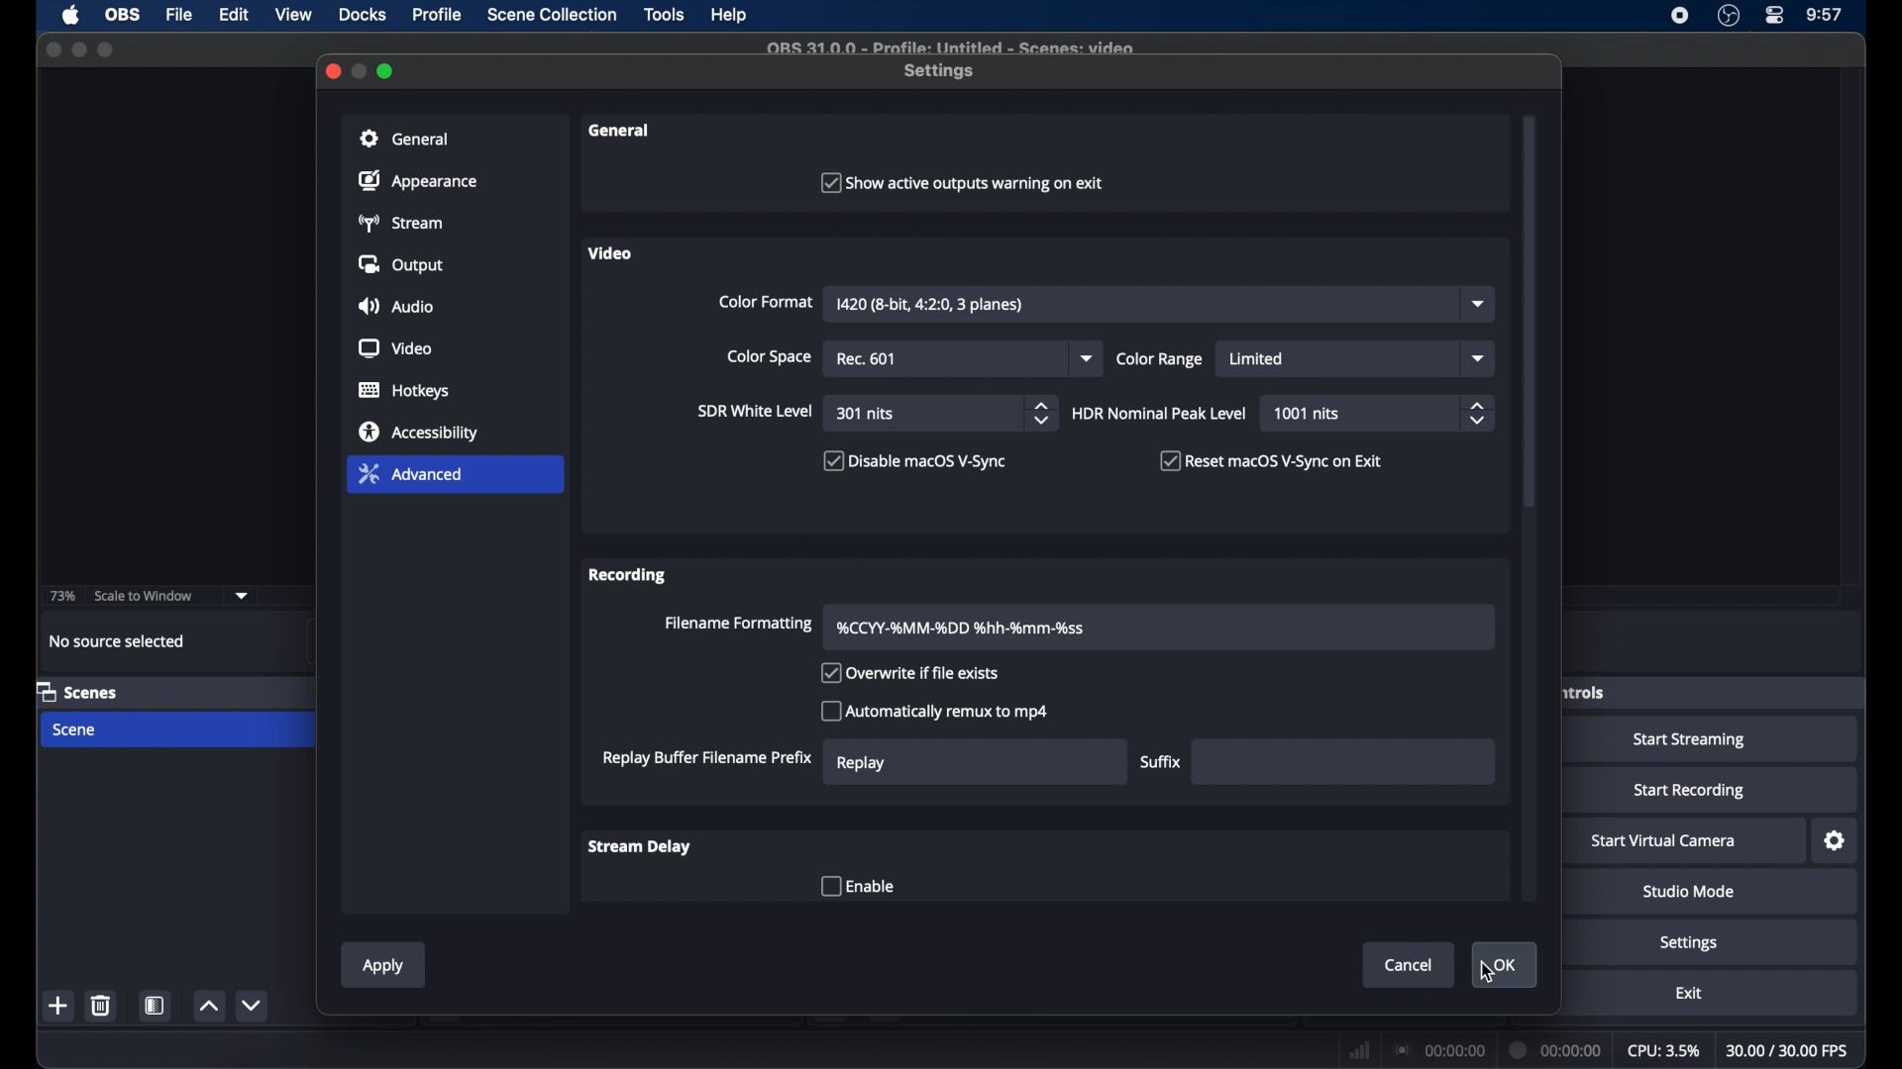  What do you see at coordinates (361, 71) in the screenshot?
I see `minimize` at bounding box center [361, 71].